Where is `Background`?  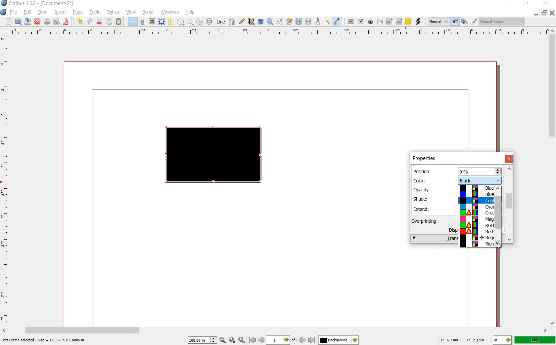 Background is located at coordinates (339, 340).